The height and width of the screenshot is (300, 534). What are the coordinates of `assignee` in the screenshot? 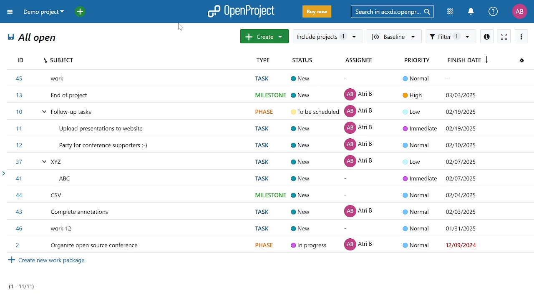 It's located at (358, 60).